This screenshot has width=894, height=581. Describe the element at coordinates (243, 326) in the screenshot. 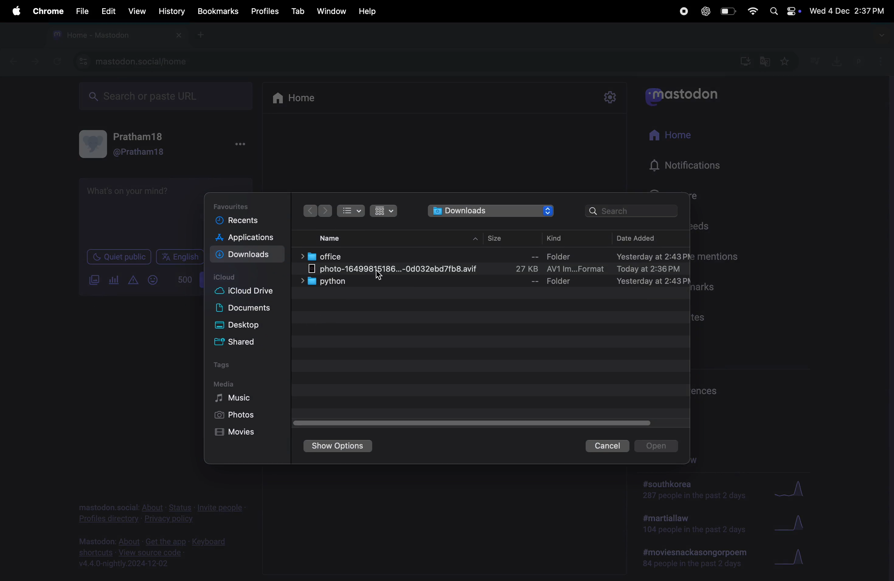

I see `desktop` at that location.